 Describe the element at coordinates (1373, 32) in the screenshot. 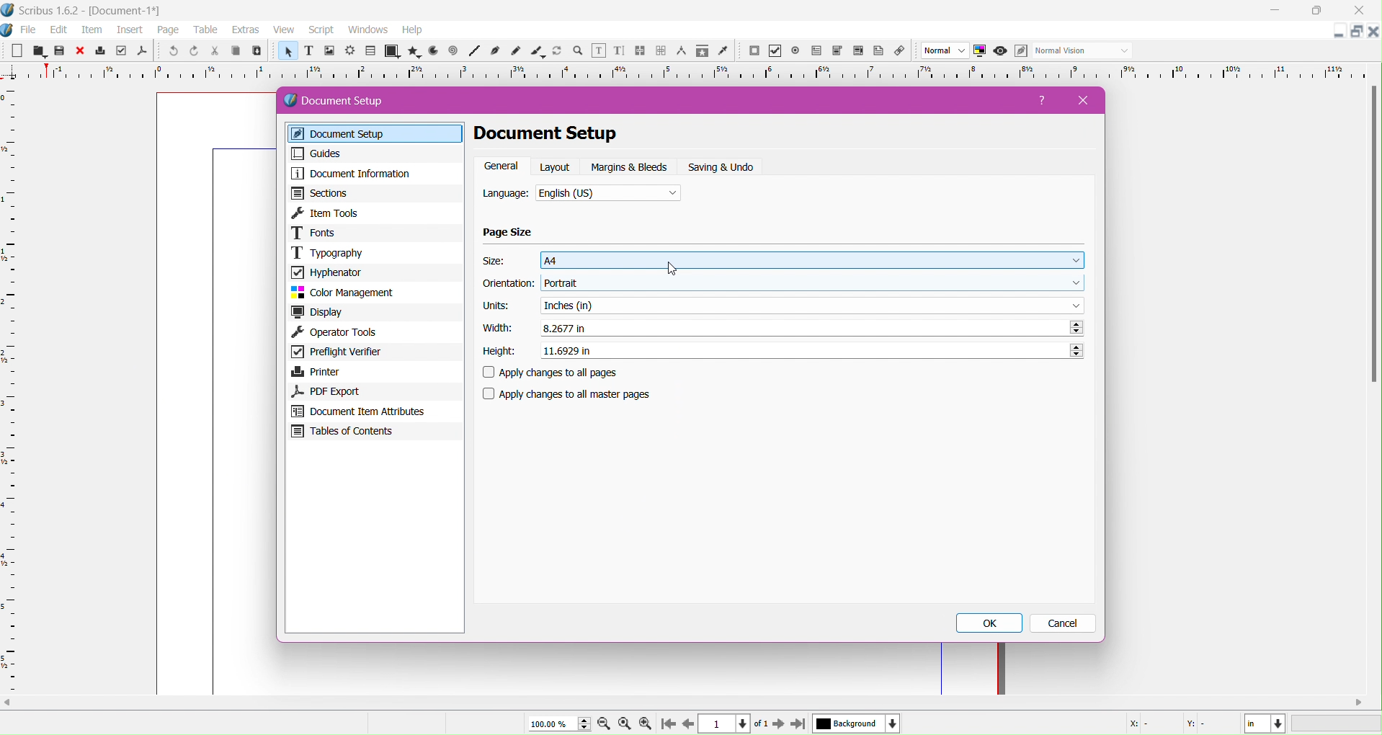

I see `close document` at that location.